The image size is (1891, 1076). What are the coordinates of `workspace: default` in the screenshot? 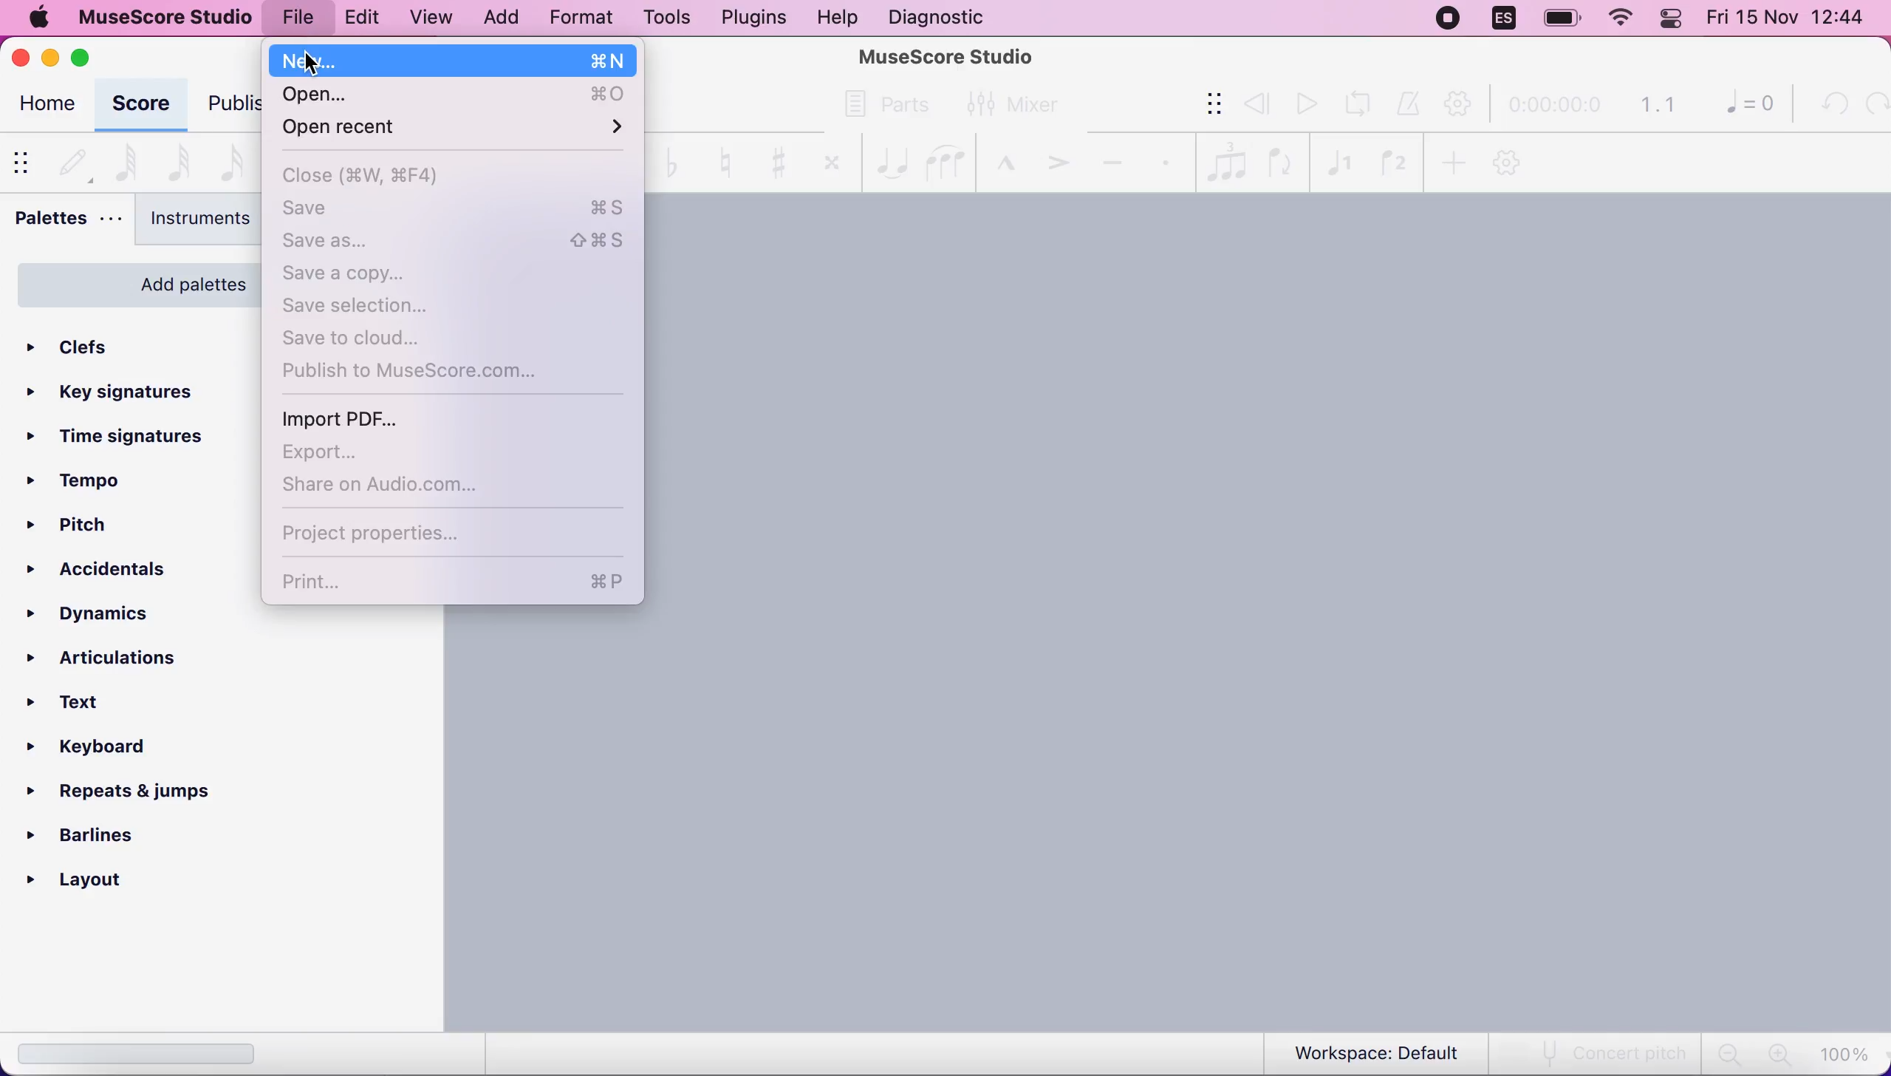 It's located at (1381, 1053).